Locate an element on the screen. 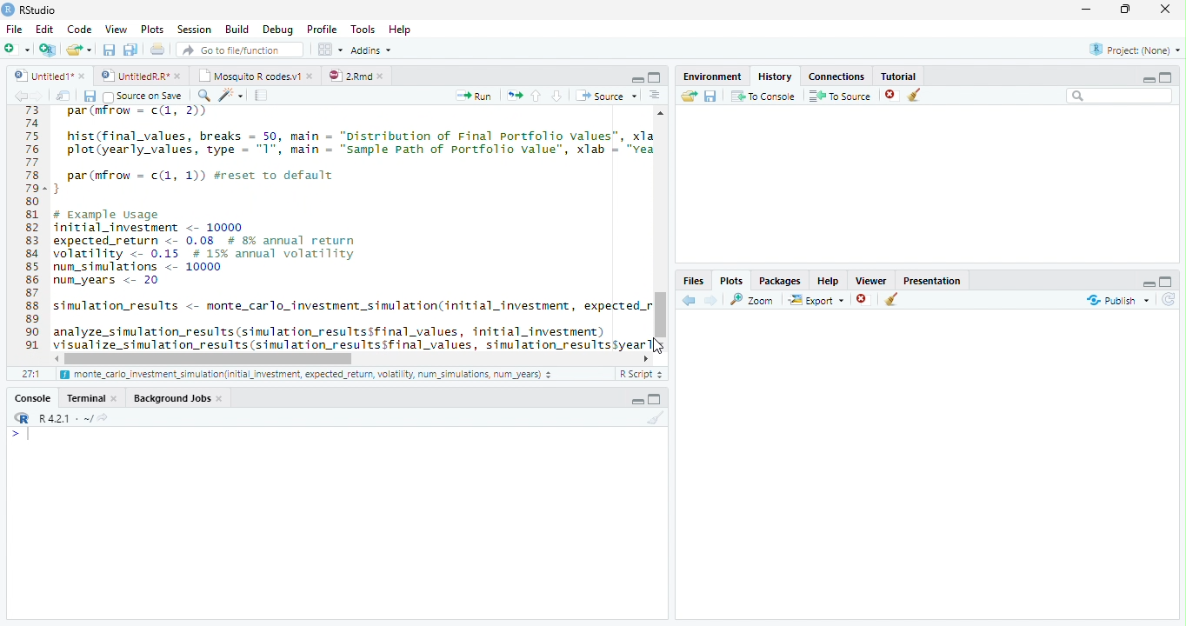 The width and height of the screenshot is (1186, 626). Export is located at coordinates (815, 300).